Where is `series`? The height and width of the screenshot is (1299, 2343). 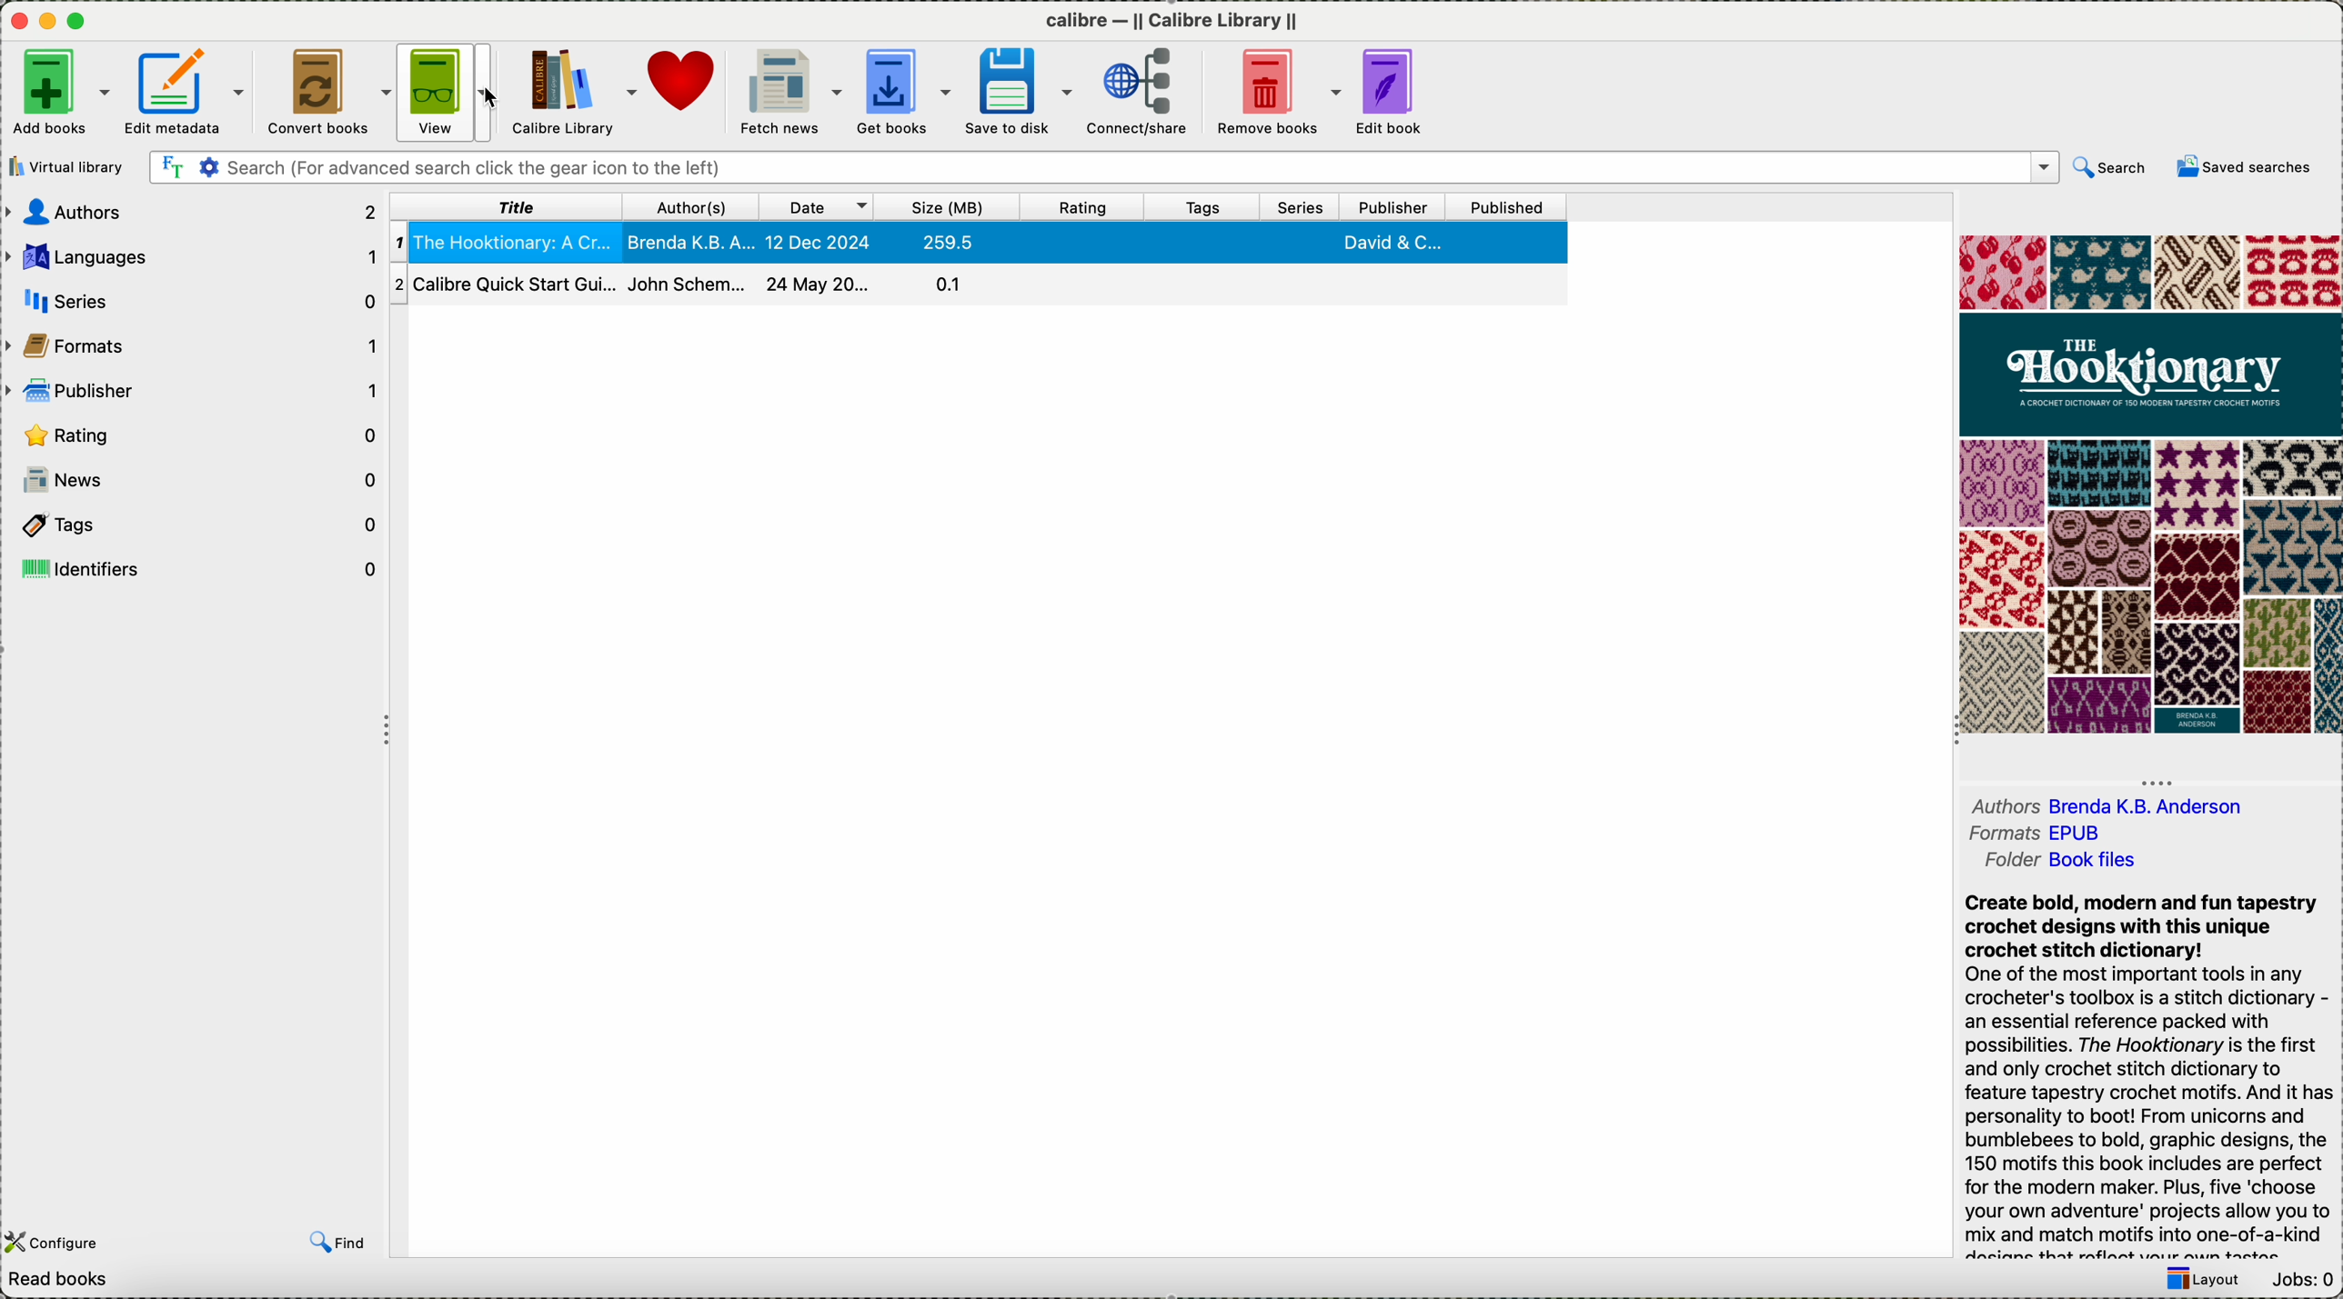
series is located at coordinates (192, 298).